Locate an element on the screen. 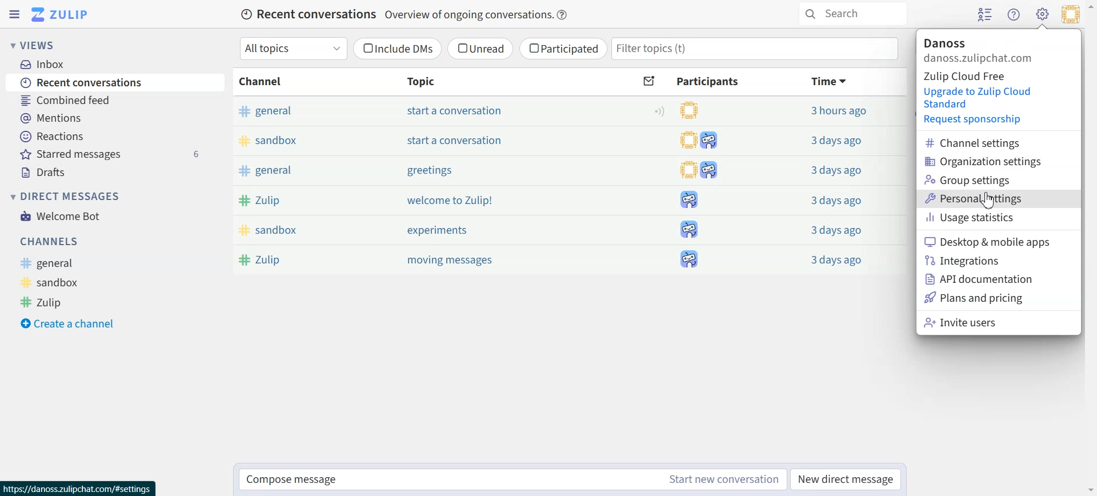 Image resolution: width=1097 pixels, height=496 pixels. 3 days ago is located at coordinates (834, 201).